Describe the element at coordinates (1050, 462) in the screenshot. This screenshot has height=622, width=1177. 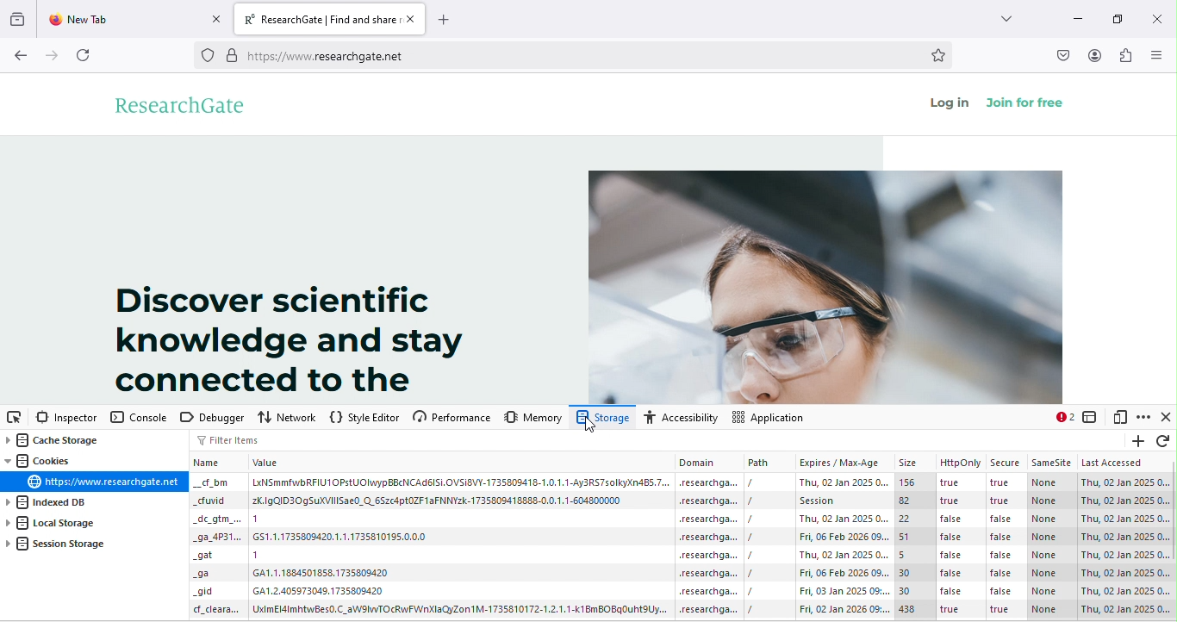
I see `samesite` at that location.